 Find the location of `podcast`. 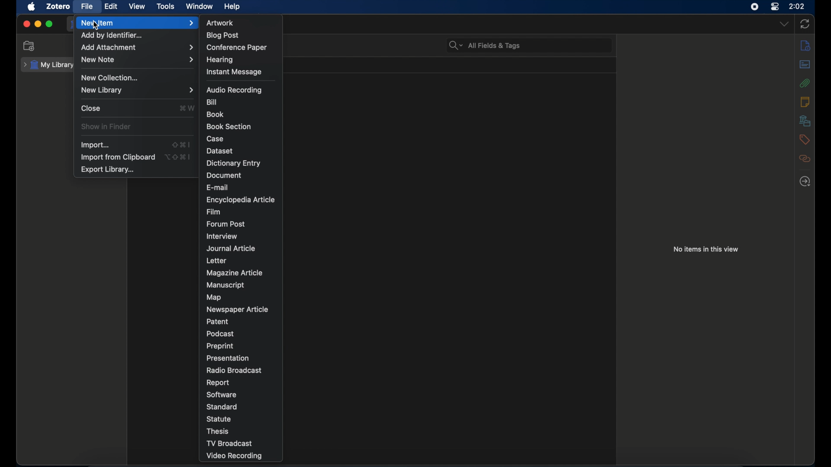

podcast is located at coordinates (221, 334).